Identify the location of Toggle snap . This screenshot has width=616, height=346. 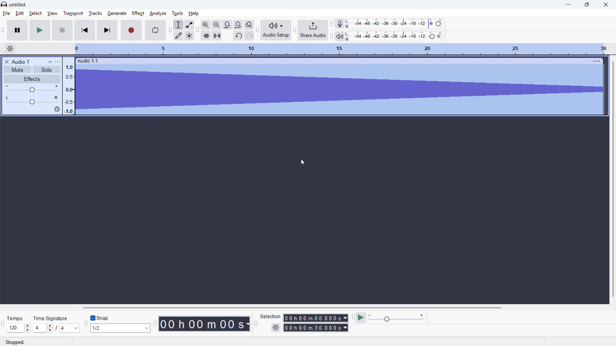
(101, 318).